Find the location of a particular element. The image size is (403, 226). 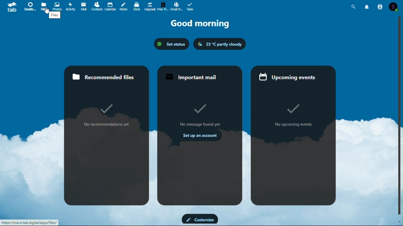

files is located at coordinates (44, 6).